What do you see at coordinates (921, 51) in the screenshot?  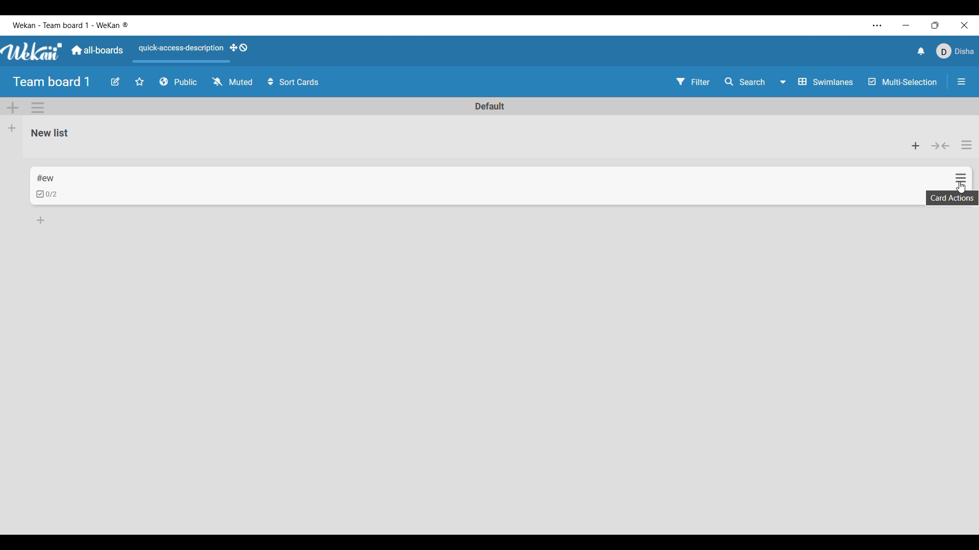 I see `Notifications` at bounding box center [921, 51].